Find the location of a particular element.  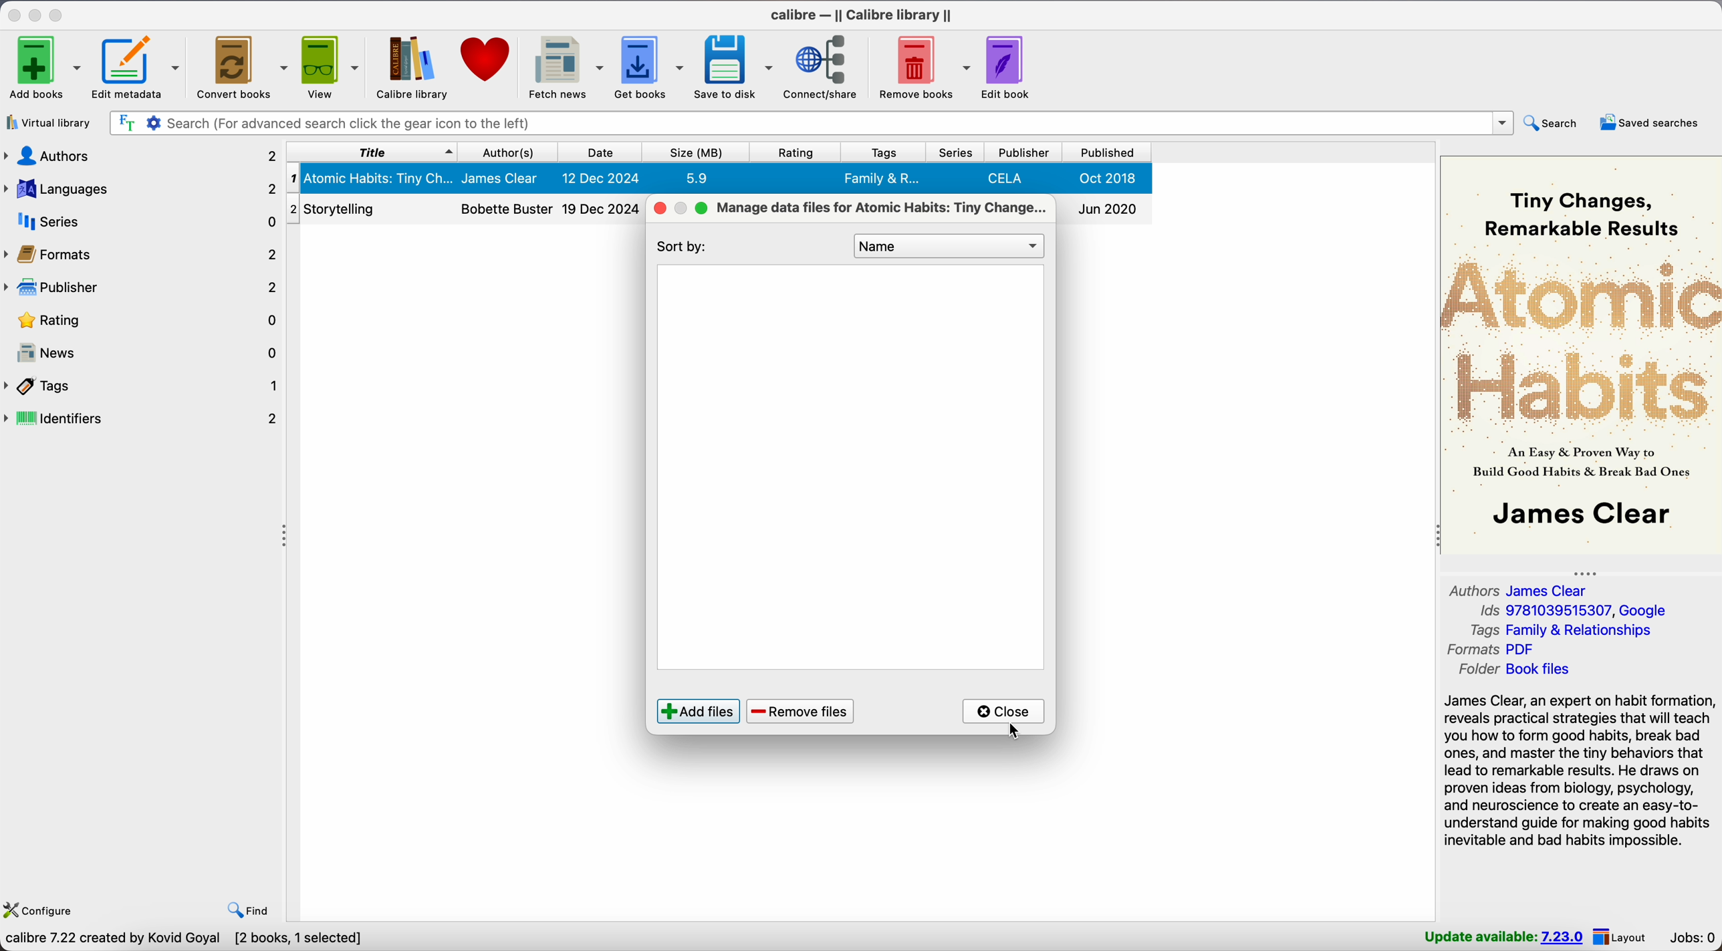

Jun 2020 is located at coordinates (1105, 210).